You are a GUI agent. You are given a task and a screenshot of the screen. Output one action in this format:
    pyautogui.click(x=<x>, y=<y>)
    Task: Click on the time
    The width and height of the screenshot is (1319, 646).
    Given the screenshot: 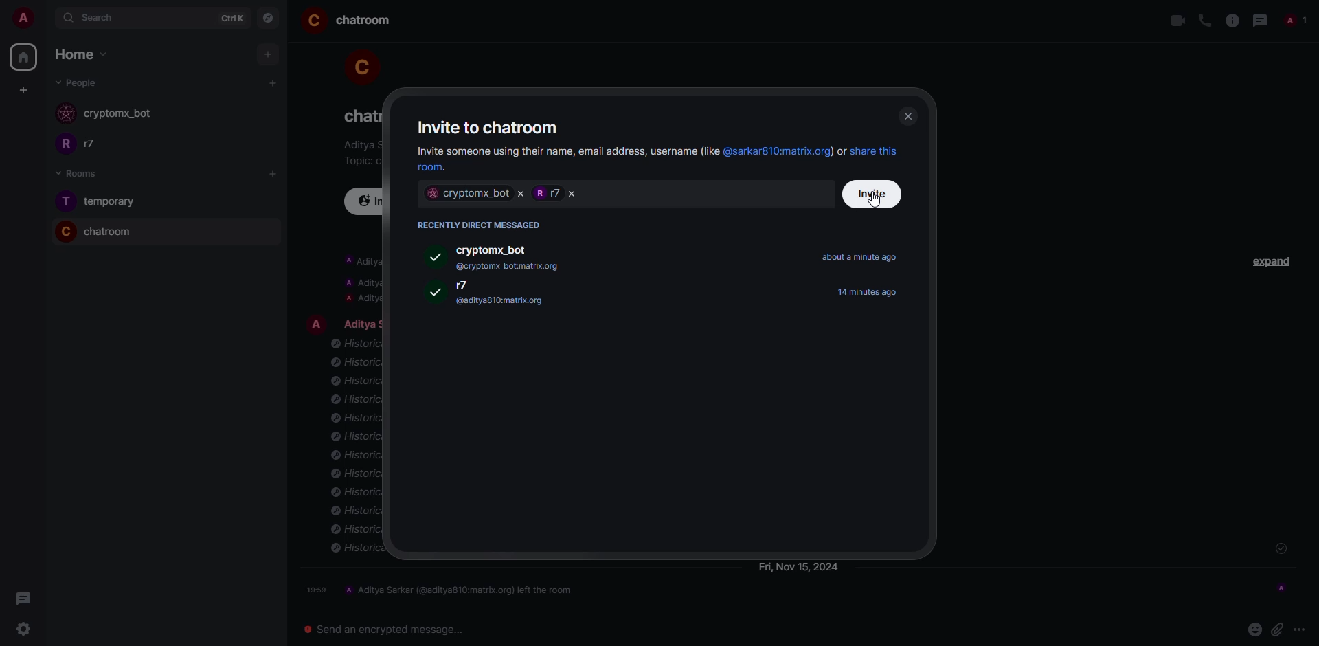 What is the action you would take?
    pyautogui.click(x=859, y=257)
    